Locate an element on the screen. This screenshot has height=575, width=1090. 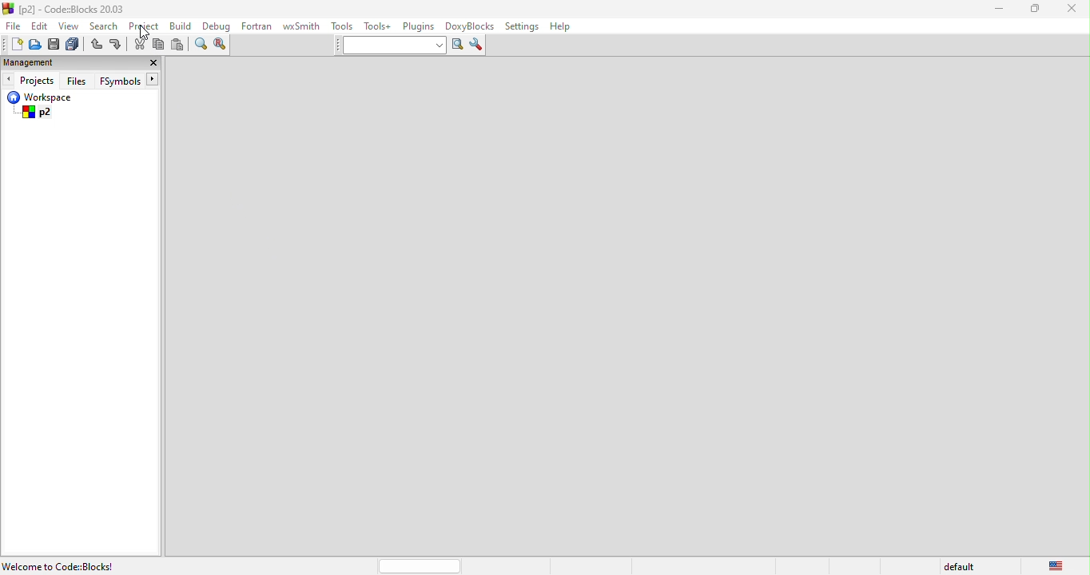
plugins is located at coordinates (420, 27).